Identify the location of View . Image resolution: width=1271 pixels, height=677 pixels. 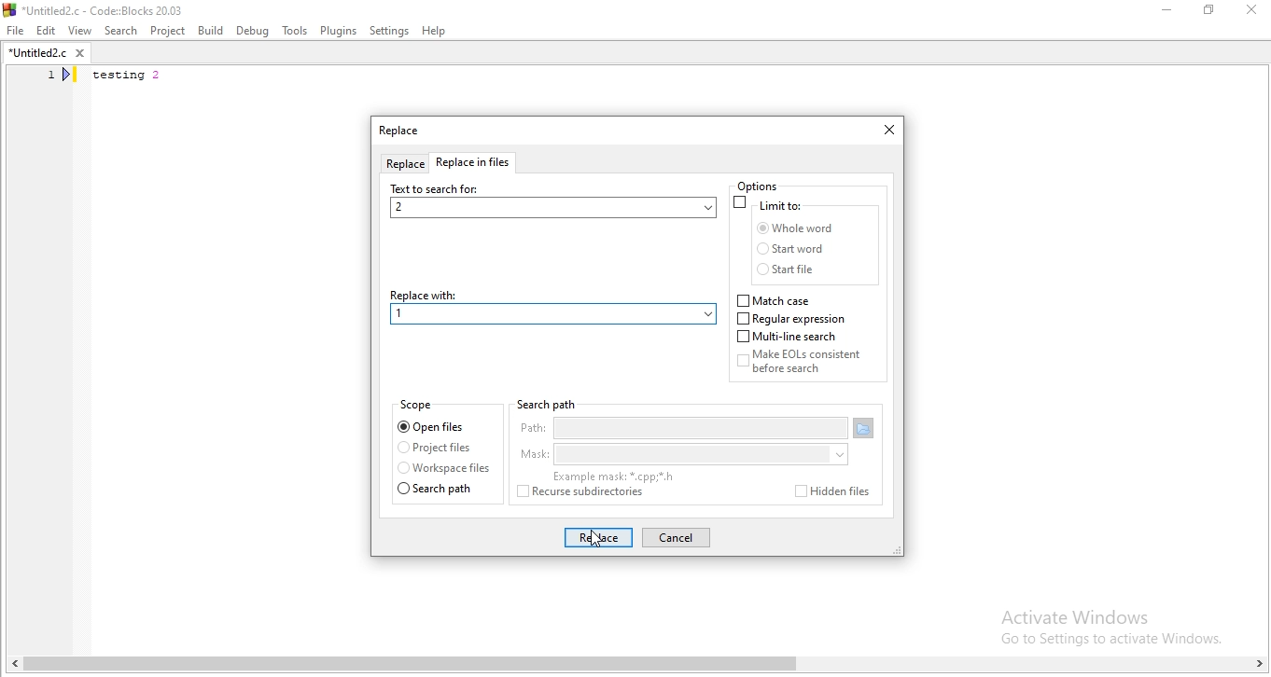
(79, 30).